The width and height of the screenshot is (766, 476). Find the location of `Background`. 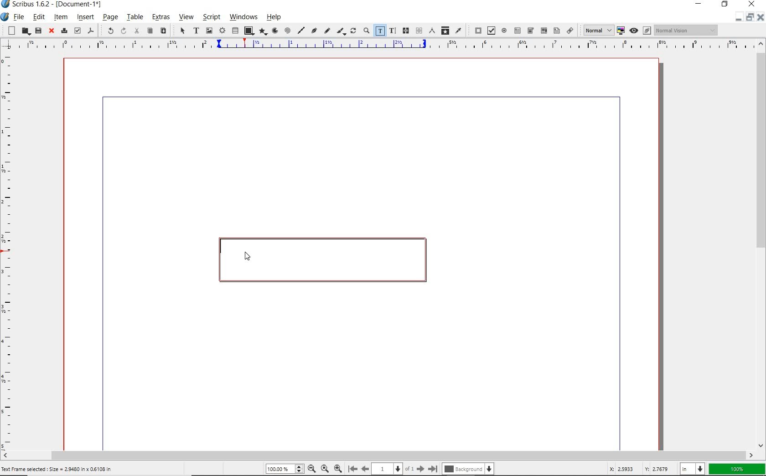

Background is located at coordinates (469, 470).